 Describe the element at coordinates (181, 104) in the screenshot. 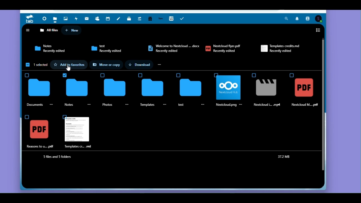

I see `Test` at that location.